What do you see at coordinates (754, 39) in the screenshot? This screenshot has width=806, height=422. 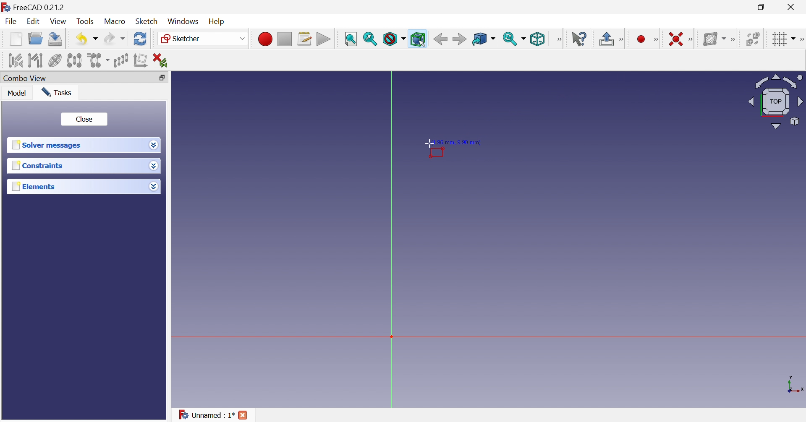 I see `Switch space` at bounding box center [754, 39].